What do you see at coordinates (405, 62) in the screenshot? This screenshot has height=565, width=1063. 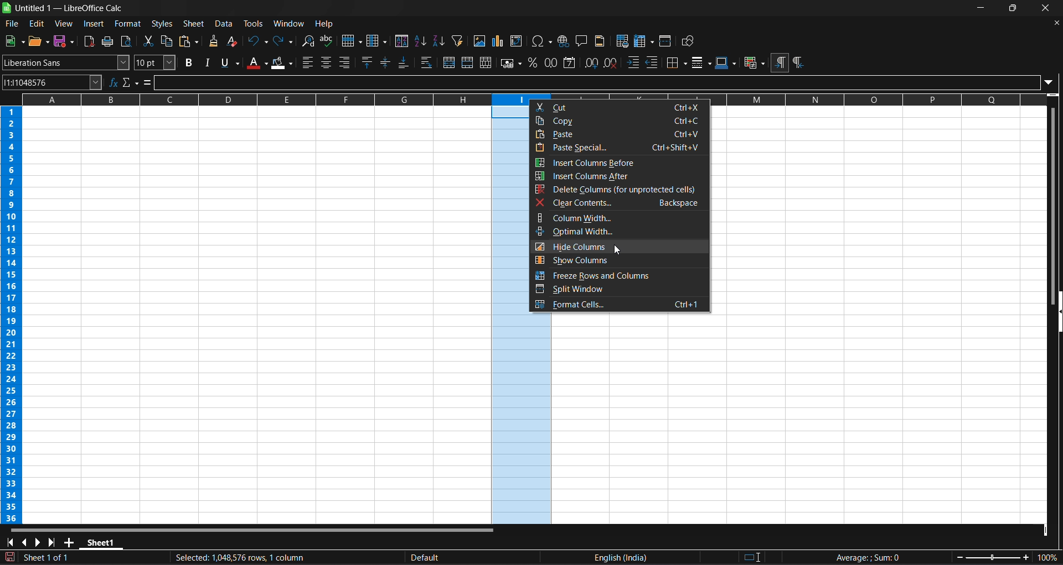 I see `align bottom` at bounding box center [405, 62].